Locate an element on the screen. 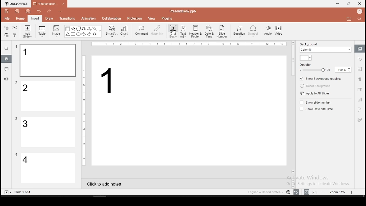 The image size is (366, 206). image is located at coordinates (57, 31).